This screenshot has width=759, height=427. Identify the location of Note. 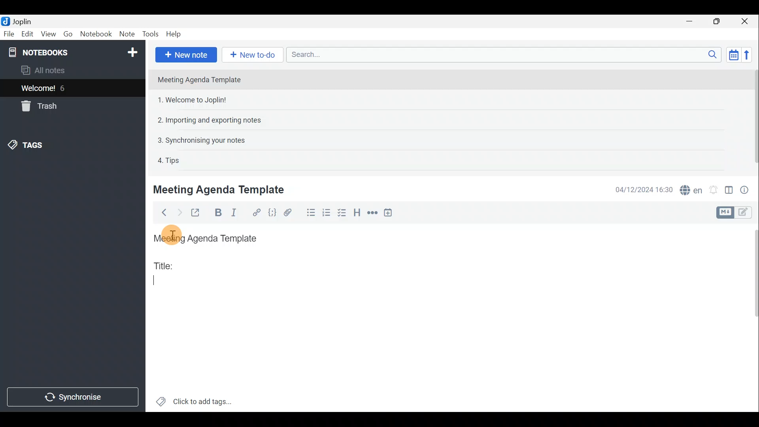
(126, 32).